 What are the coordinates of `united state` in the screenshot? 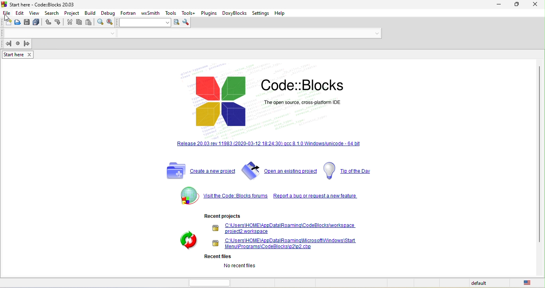 It's located at (529, 283).